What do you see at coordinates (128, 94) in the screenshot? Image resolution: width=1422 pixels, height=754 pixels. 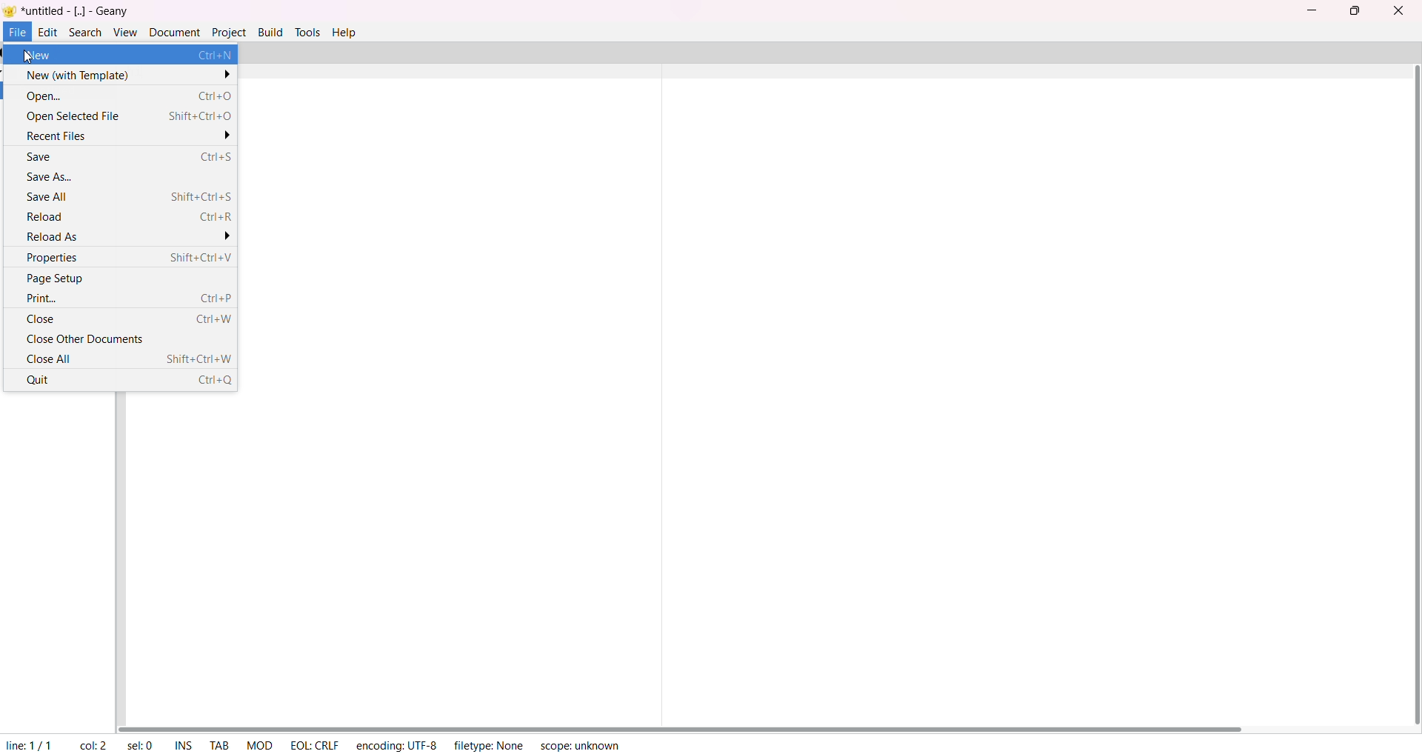 I see `open...    Ctrl+O` at bounding box center [128, 94].